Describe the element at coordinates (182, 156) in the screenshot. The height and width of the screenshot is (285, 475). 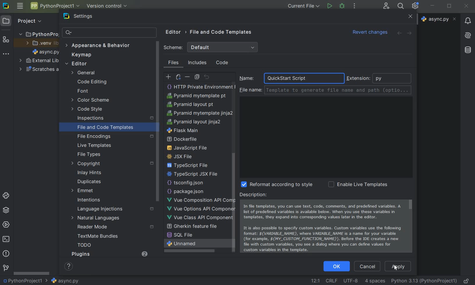
I see `sass file` at that location.